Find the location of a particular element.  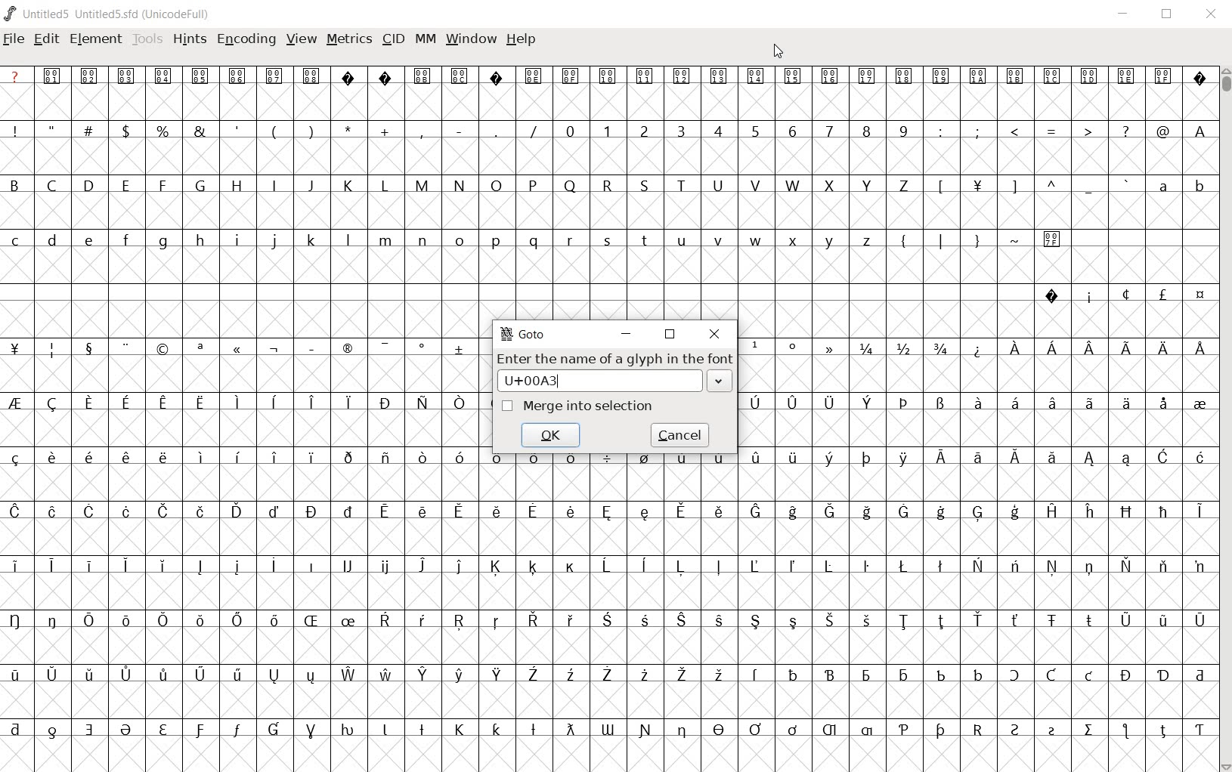

Symbol is located at coordinates (980, 77).